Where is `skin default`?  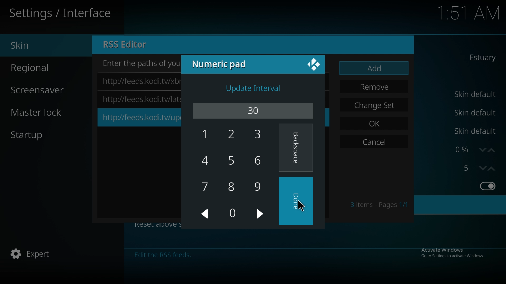
skin default is located at coordinates (476, 131).